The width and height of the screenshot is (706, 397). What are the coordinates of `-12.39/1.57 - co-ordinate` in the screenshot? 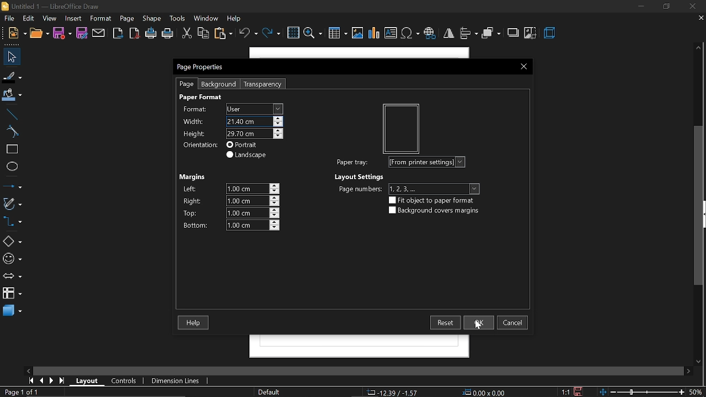 It's located at (394, 391).